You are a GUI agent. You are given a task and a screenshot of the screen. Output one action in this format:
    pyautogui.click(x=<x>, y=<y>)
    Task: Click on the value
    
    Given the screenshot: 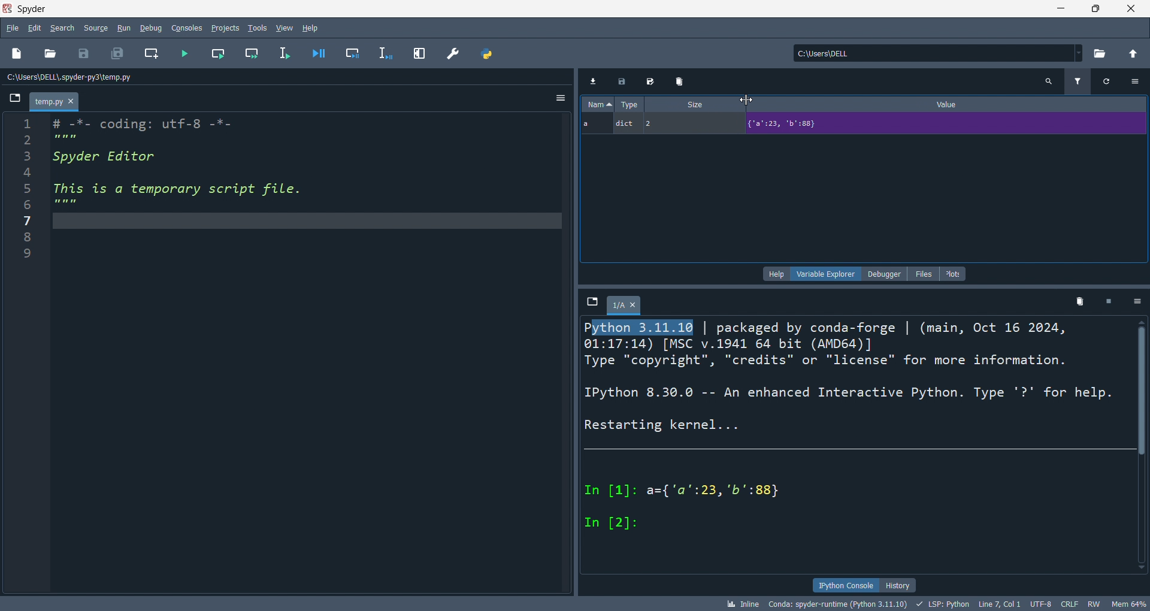 What is the action you would take?
    pyautogui.click(x=954, y=105)
    